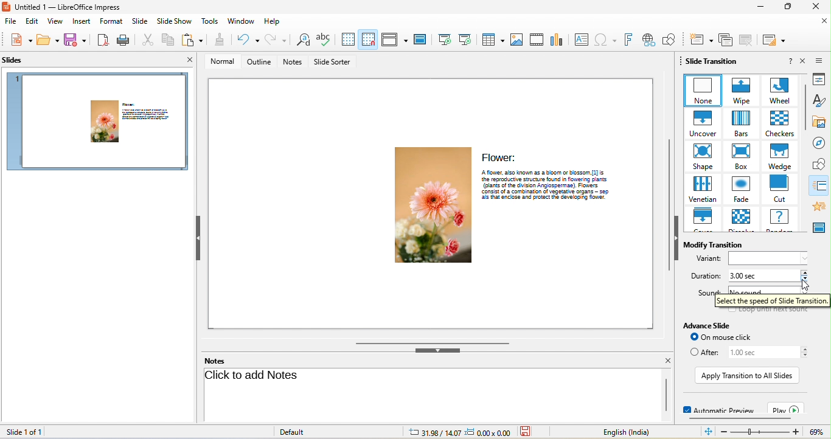  What do you see at coordinates (444, 40) in the screenshot?
I see `start from first slide` at bounding box center [444, 40].